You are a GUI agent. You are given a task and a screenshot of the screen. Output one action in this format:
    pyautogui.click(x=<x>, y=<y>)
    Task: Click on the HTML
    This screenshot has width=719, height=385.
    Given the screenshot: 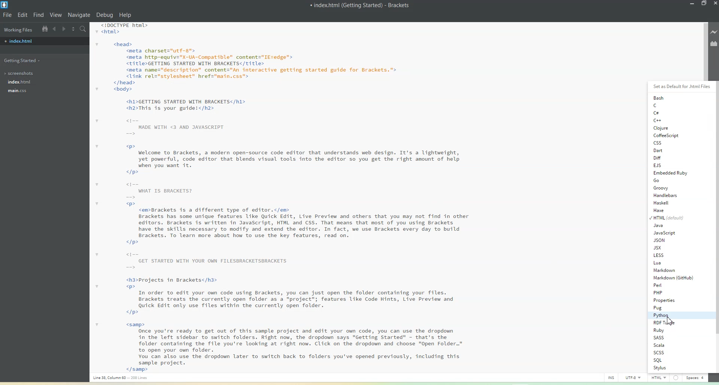 What is the action you would take?
    pyautogui.click(x=669, y=217)
    